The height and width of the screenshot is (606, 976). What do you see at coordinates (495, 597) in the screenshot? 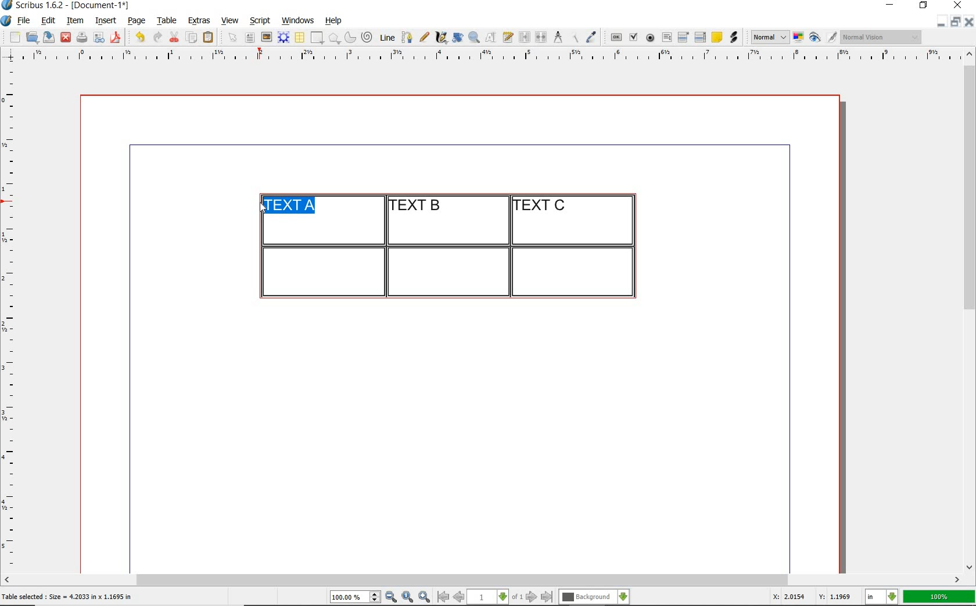
I see `select current page level` at bounding box center [495, 597].